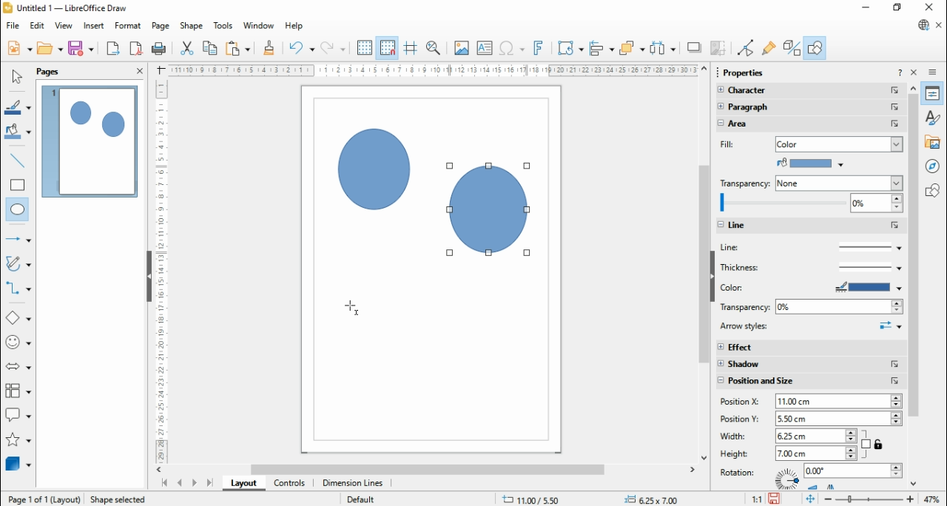 Image resolution: width=947 pixels, height=506 pixels. I want to click on zoom slider, so click(869, 499).